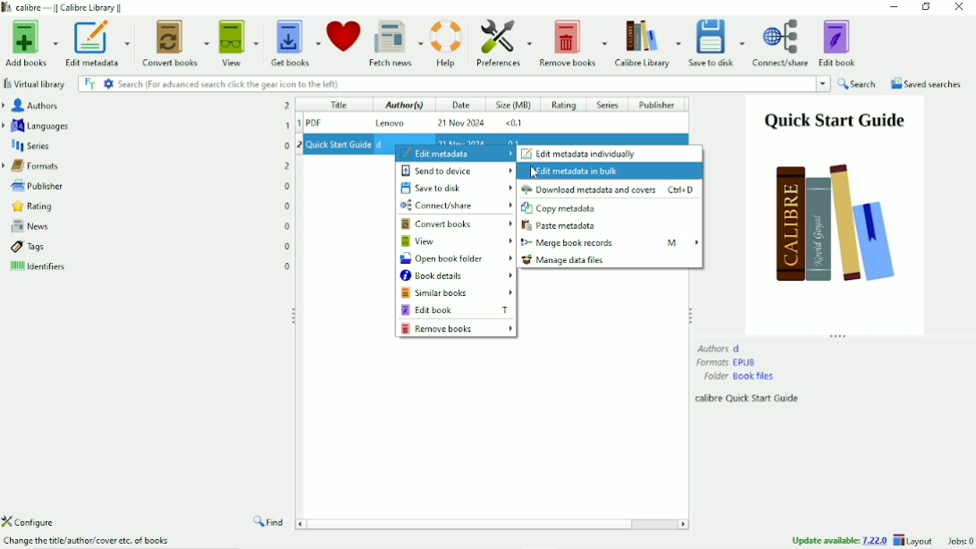 This screenshot has height=549, width=976. What do you see at coordinates (839, 540) in the screenshot?
I see `Update available` at bounding box center [839, 540].